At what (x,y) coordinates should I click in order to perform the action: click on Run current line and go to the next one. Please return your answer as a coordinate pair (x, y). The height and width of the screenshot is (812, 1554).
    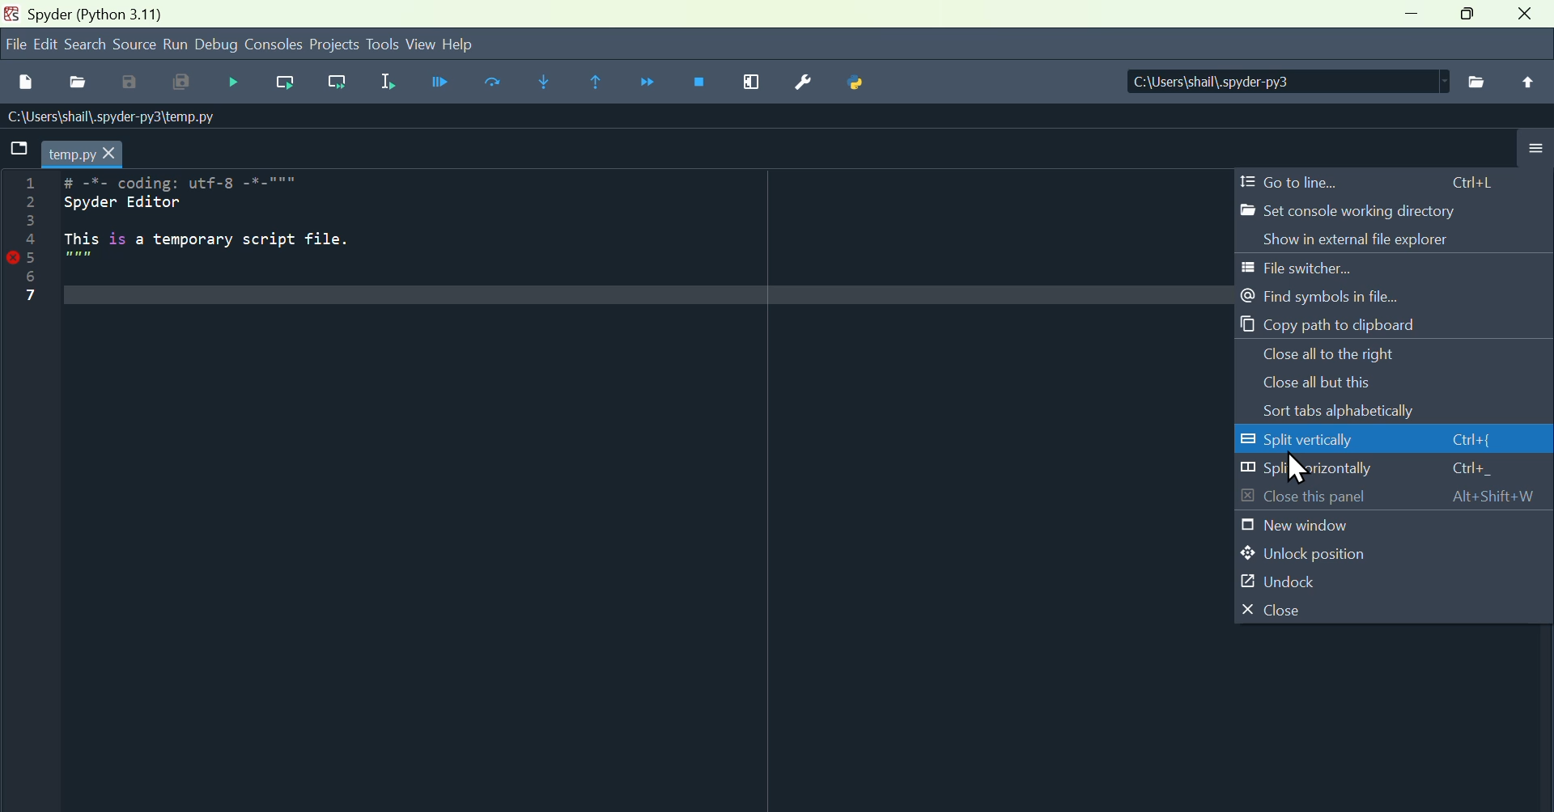
    Looking at the image, I should click on (336, 85).